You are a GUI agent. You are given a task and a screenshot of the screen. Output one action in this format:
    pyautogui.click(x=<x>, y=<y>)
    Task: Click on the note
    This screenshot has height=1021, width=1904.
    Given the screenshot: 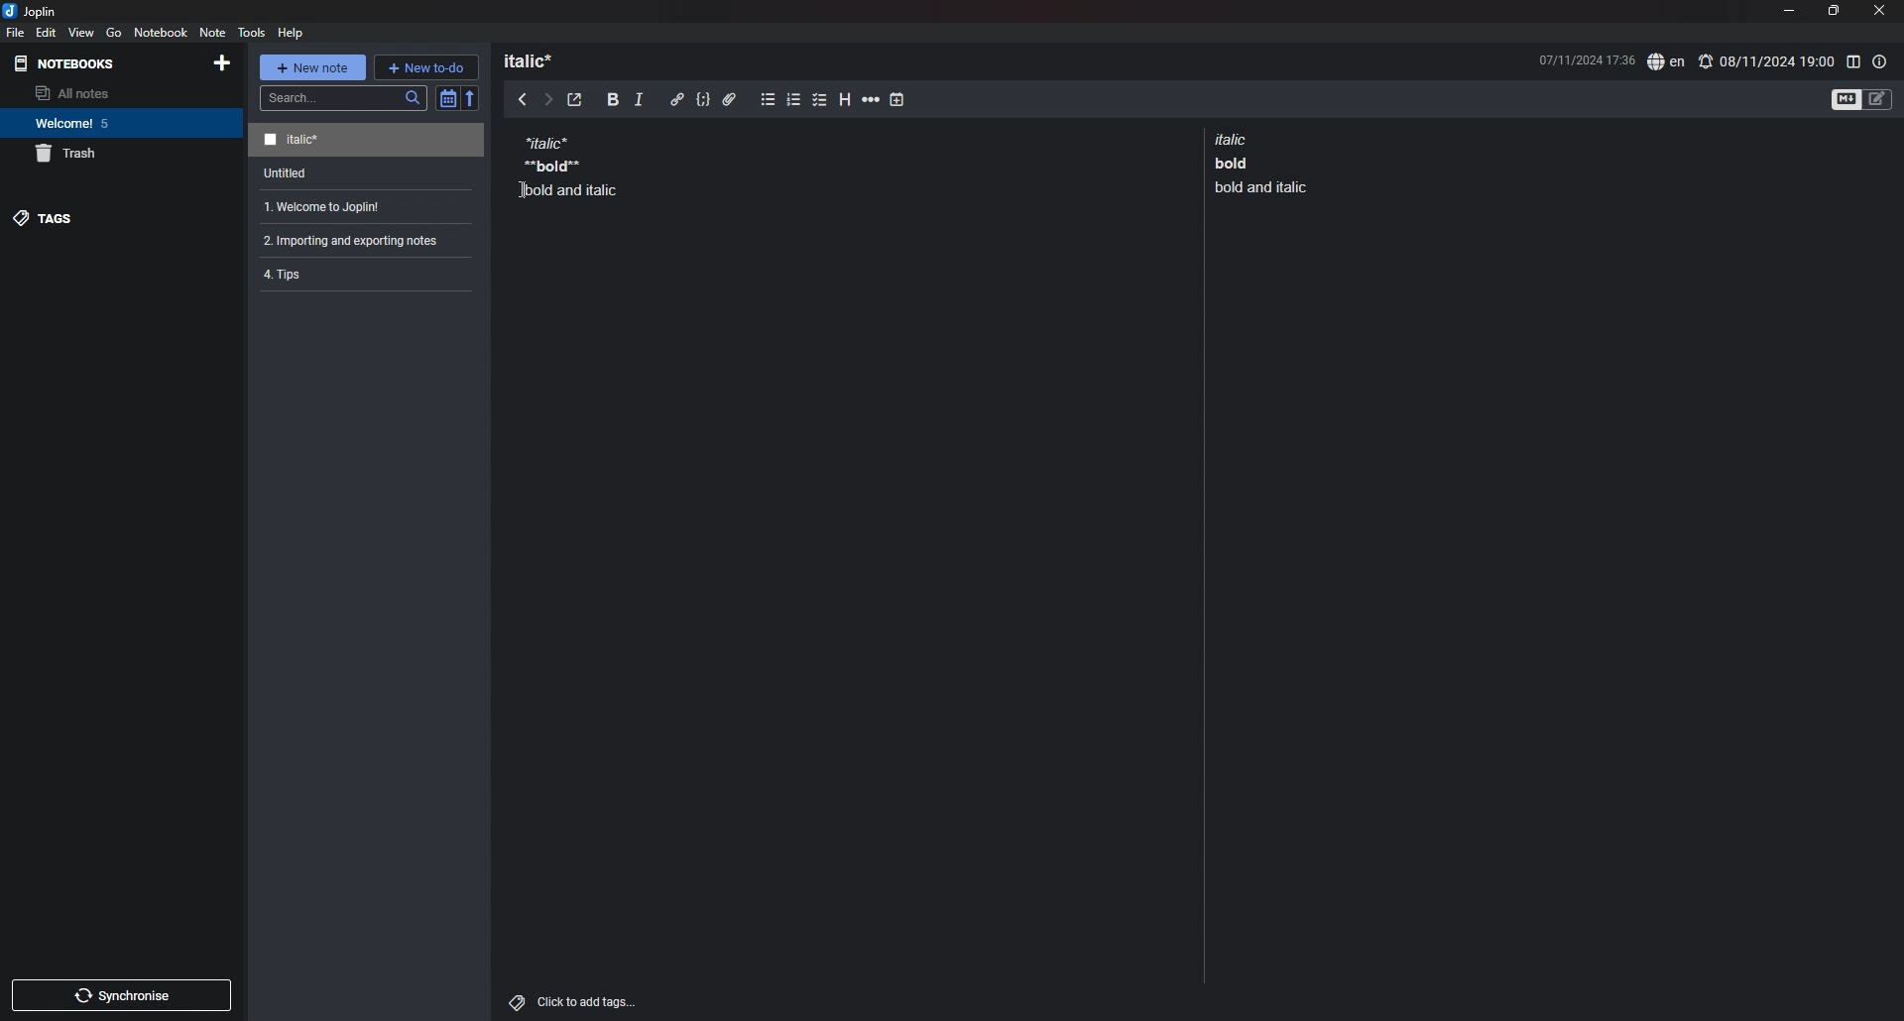 What is the action you would take?
    pyautogui.click(x=1265, y=163)
    